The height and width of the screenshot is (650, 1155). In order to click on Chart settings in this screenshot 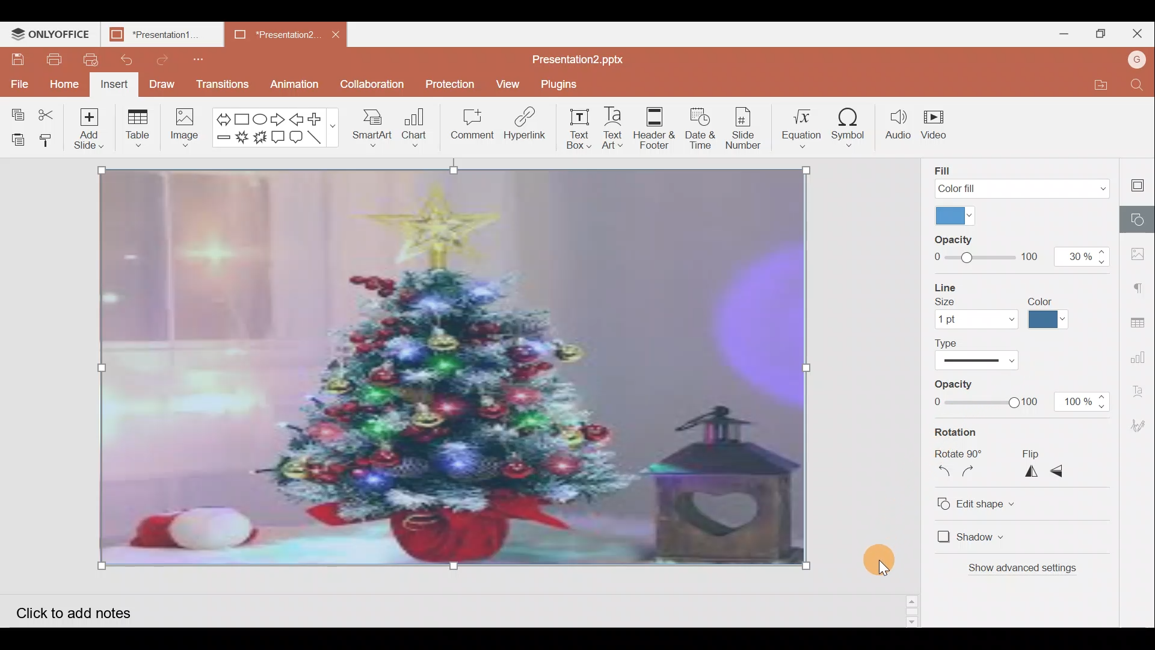, I will do `click(1142, 353)`.